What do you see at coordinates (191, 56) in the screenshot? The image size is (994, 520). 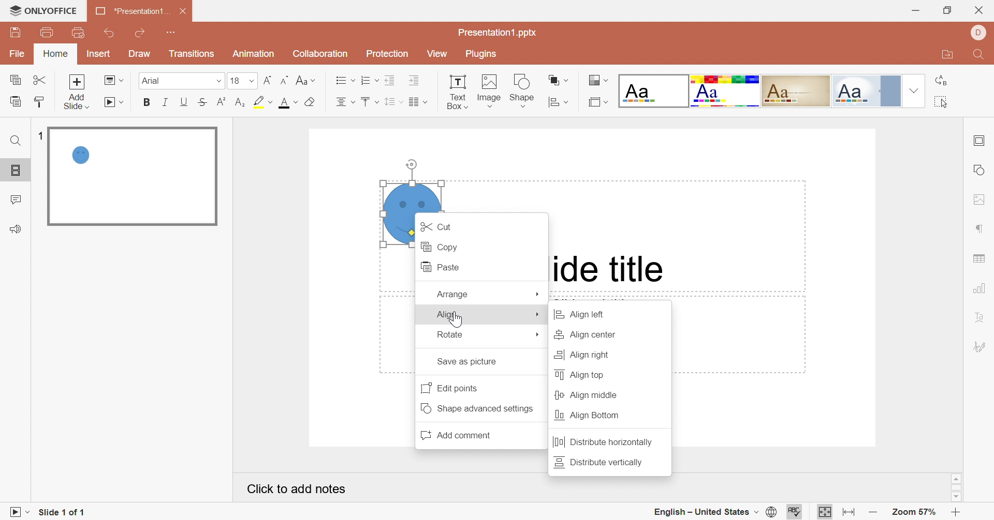 I see `Transitions` at bounding box center [191, 56].